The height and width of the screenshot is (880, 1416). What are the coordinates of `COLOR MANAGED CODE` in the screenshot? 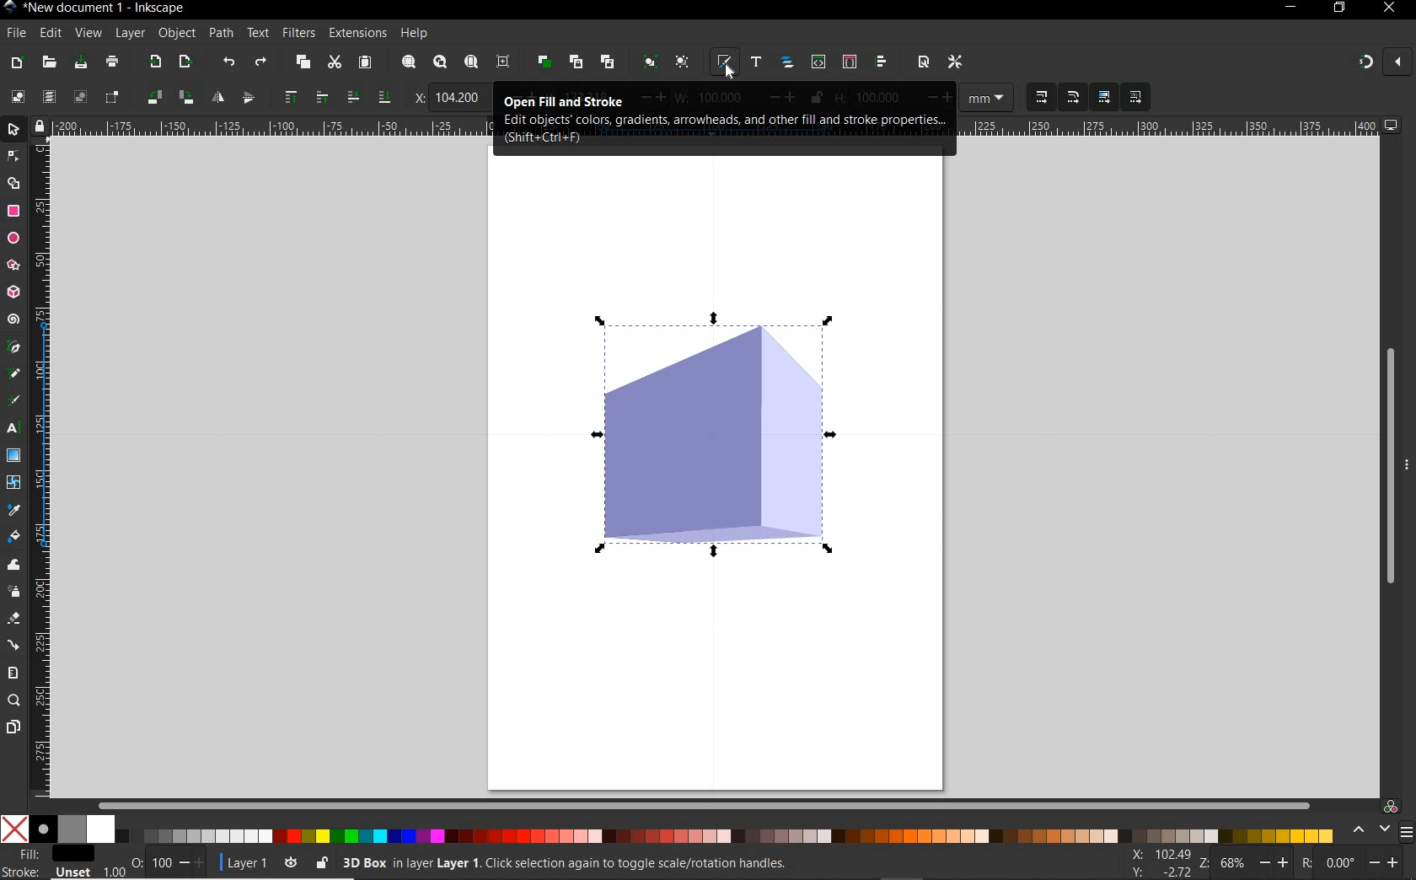 It's located at (1391, 805).